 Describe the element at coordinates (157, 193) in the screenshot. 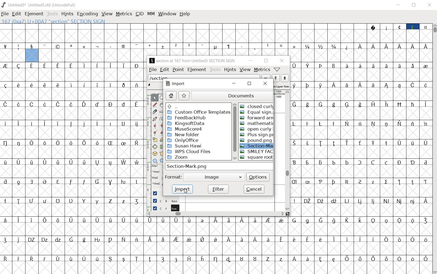

I see `Guide` at that location.